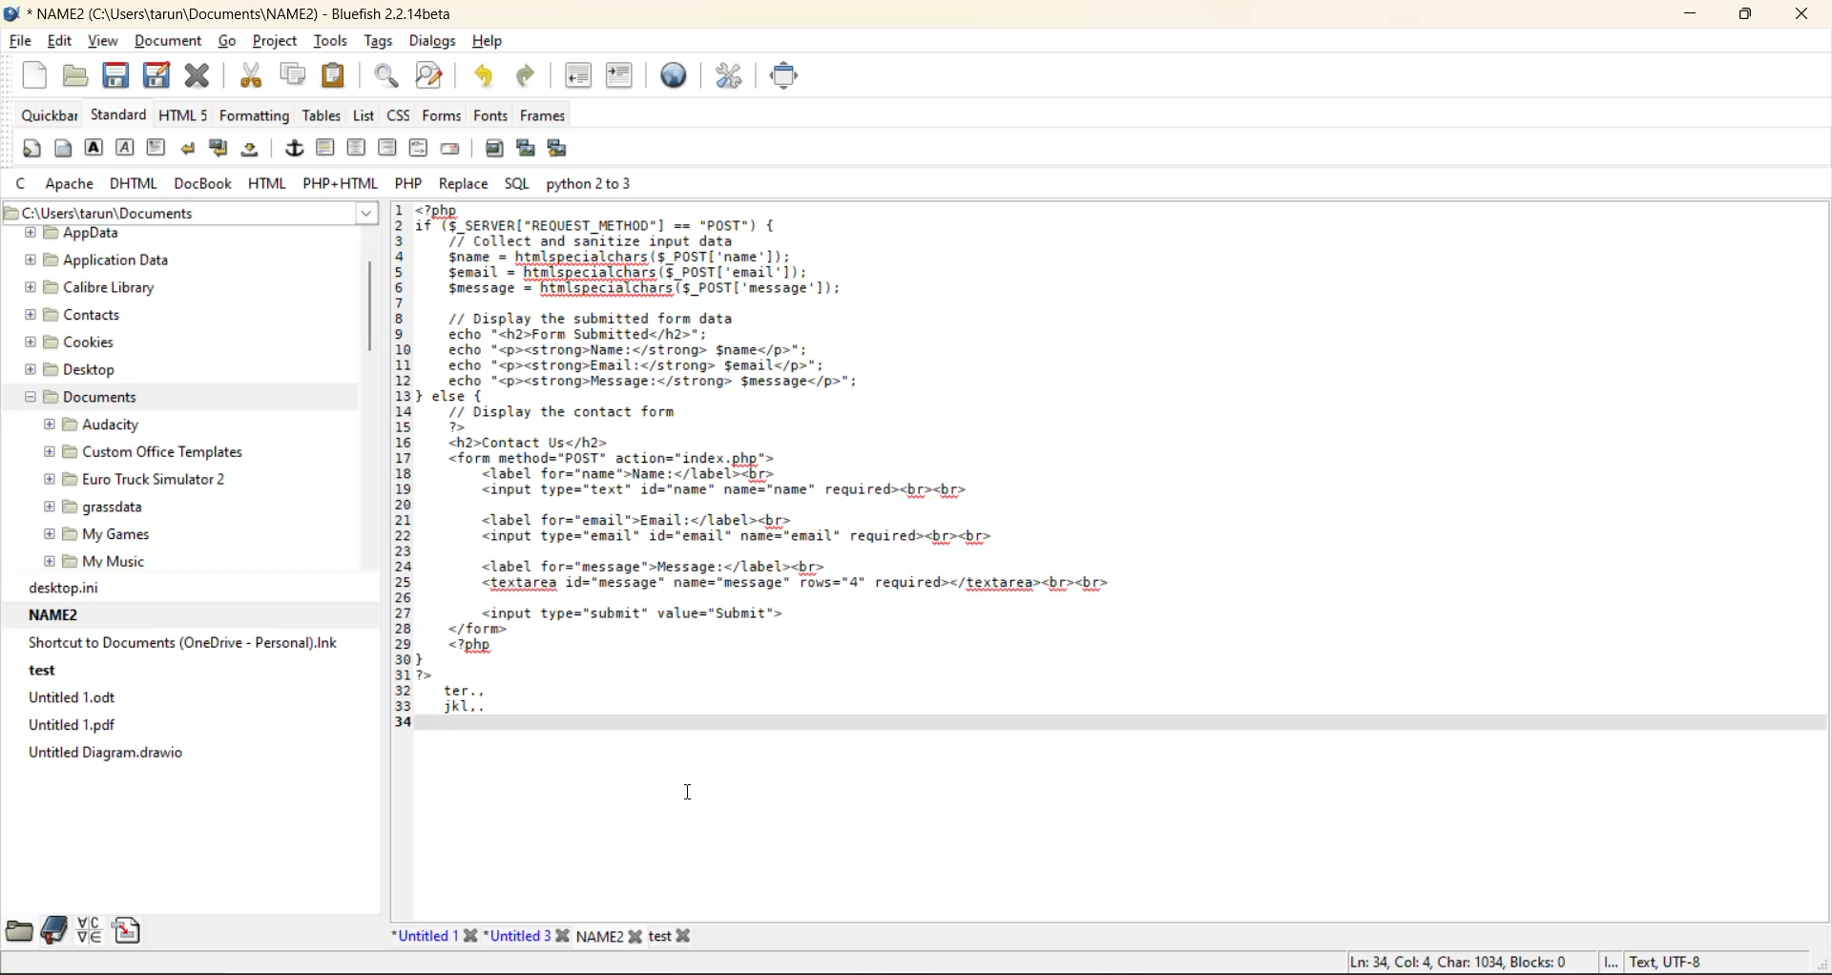 This screenshot has height=975, width=1832. I want to click on open, so click(72, 75).